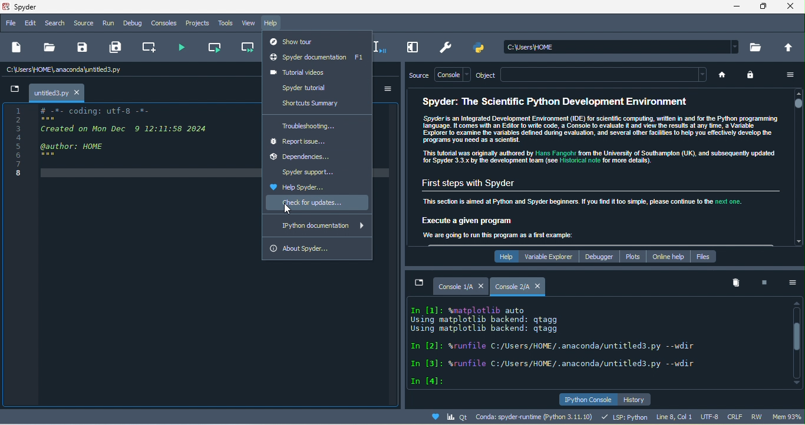  I want to click on gp GEROE TEED SS

5 Created on Mon Dec © 12:11:58 2624

H author: HOME

;
Ch, so click(138, 146).